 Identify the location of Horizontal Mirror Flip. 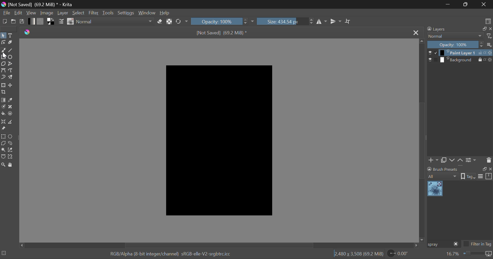
(336, 21).